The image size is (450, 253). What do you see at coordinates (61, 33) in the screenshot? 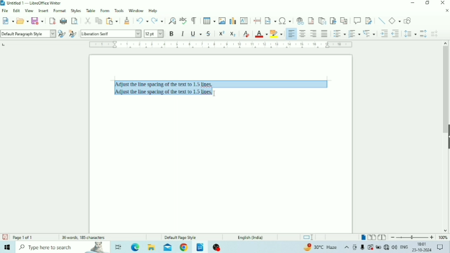
I see `Update Selected Style` at bounding box center [61, 33].